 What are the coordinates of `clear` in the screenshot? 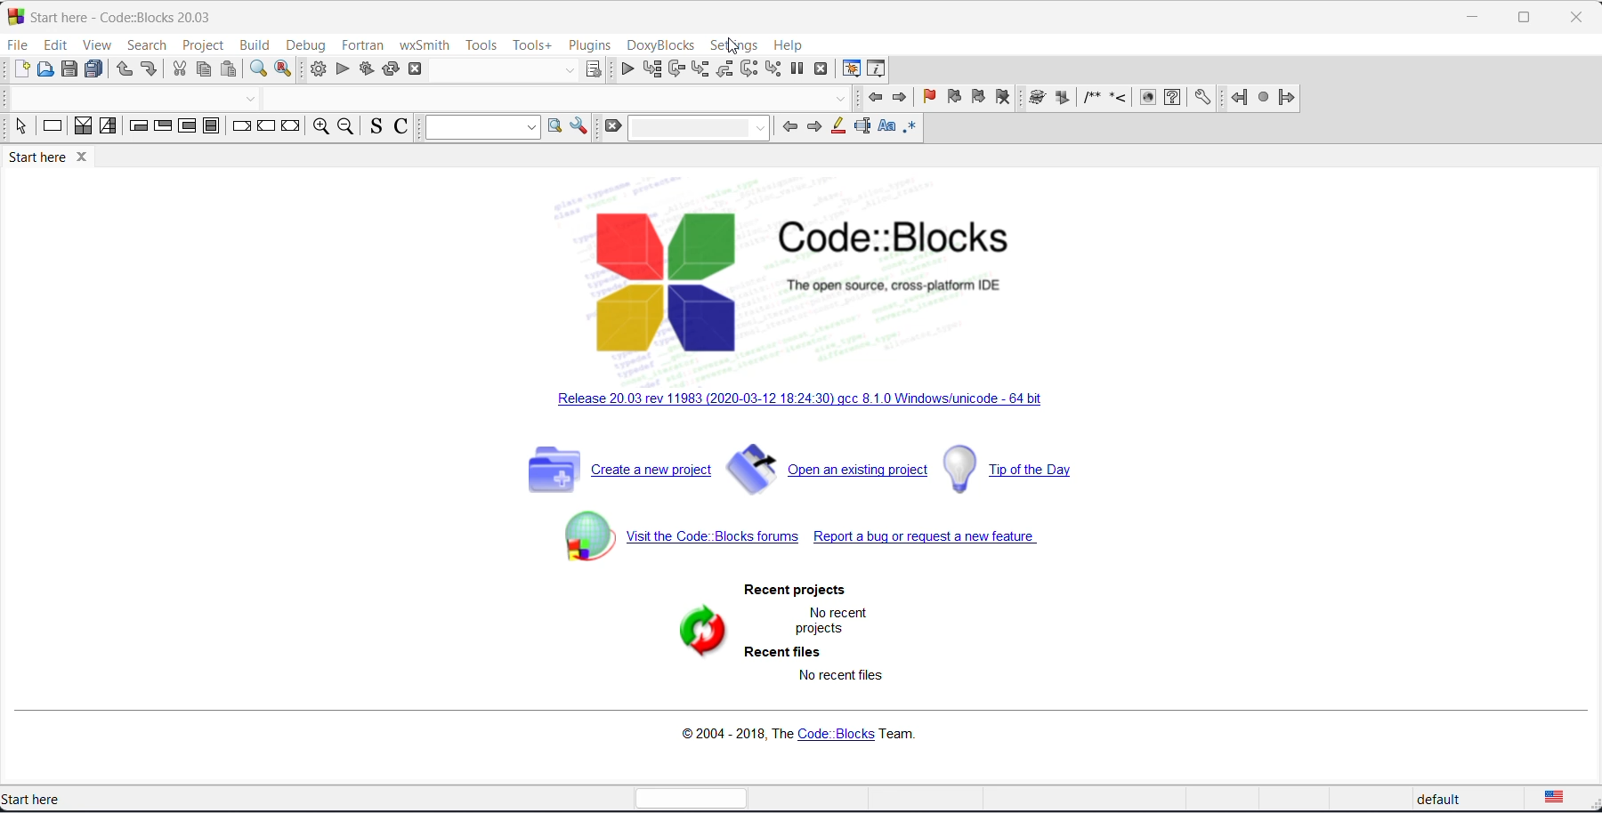 It's located at (613, 126).